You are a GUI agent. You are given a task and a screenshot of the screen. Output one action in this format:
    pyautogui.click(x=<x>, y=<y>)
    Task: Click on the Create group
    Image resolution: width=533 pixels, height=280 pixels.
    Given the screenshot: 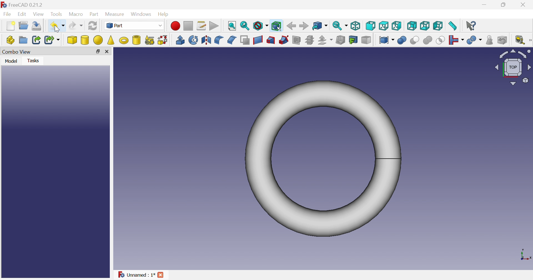 What is the action you would take?
    pyautogui.click(x=24, y=40)
    